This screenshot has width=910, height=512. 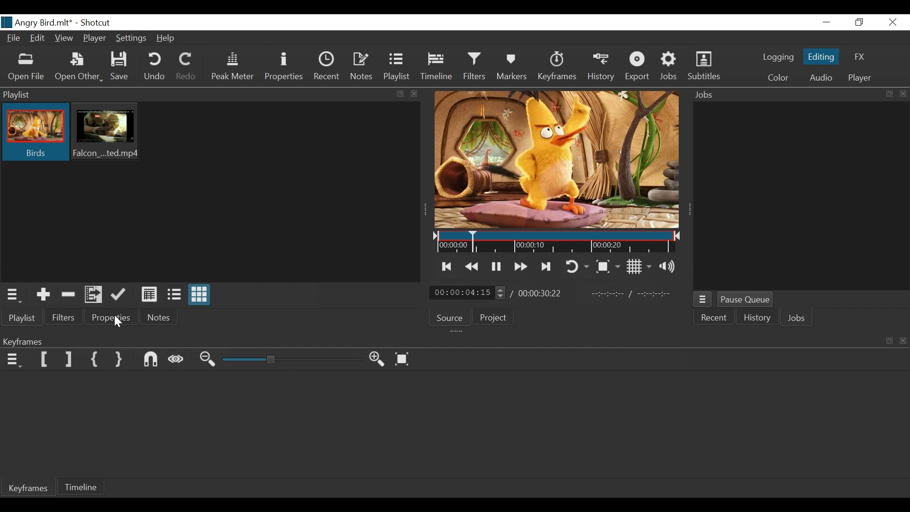 What do you see at coordinates (160, 317) in the screenshot?
I see `Notes` at bounding box center [160, 317].